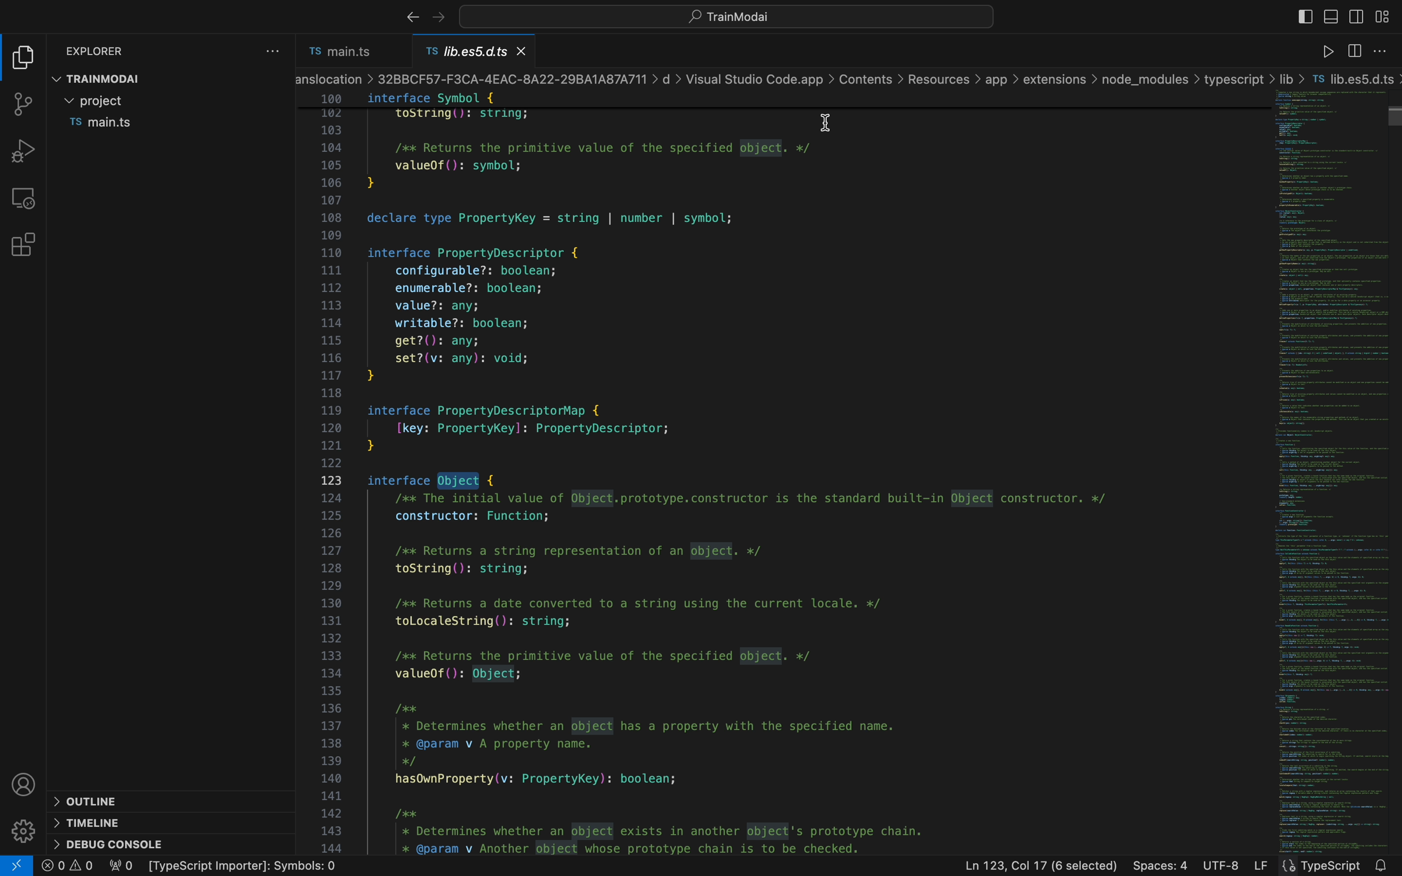  I want to click on Prettier, so click(1330, 863).